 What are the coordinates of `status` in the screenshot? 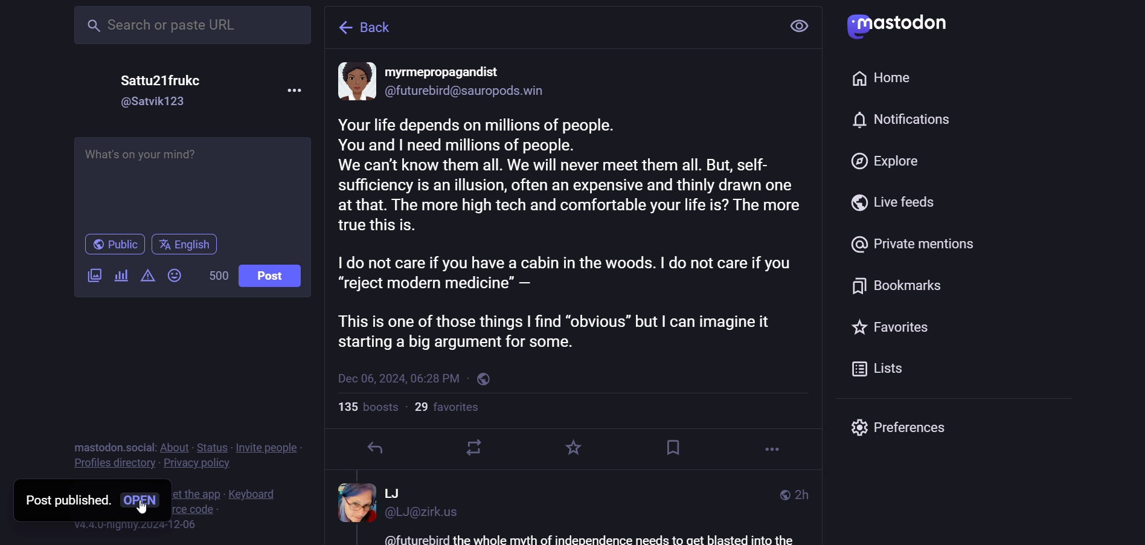 It's located at (213, 447).